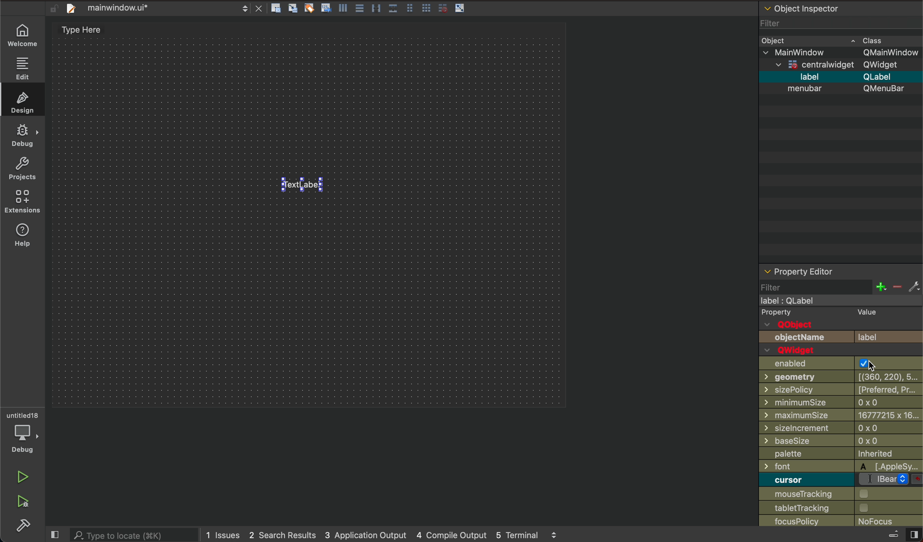 This screenshot has height=542, width=923. I want to click on label, so click(811, 76).